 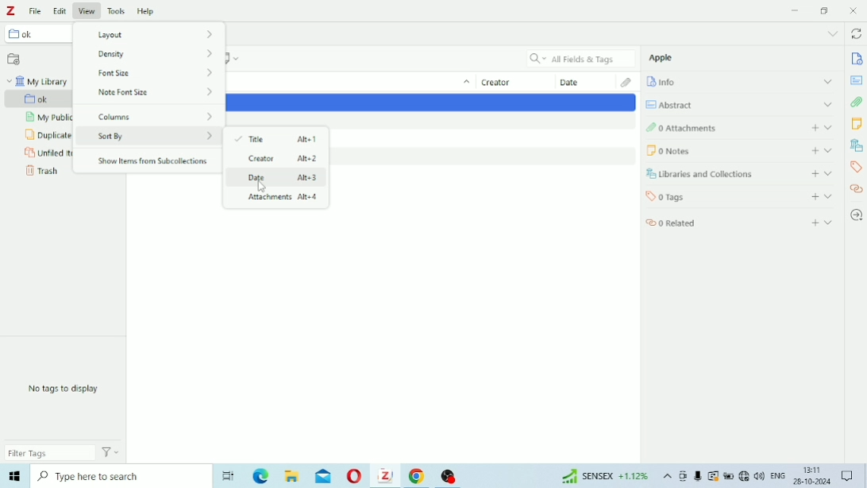 What do you see at coordinates (259, 478) in the screenshot?
I see `Edge browser` at bounding box center [259, 478].